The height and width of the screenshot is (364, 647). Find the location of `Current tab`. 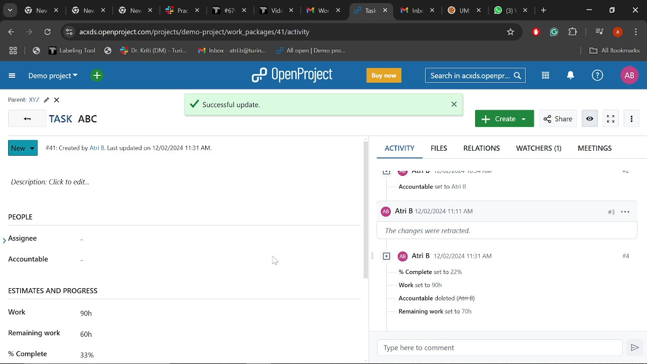

Current tab is located at coordinates (363, 11).